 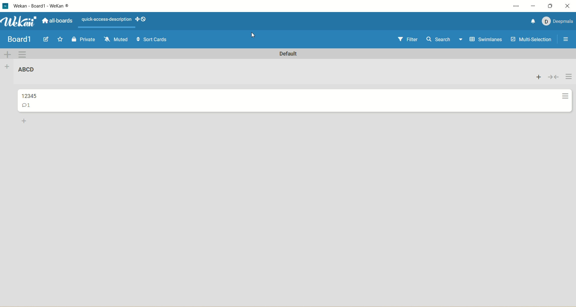 What do you see at coordinates (518, 6) in the screenshot?
I see `settings and more` at bounding box center [518, 6].